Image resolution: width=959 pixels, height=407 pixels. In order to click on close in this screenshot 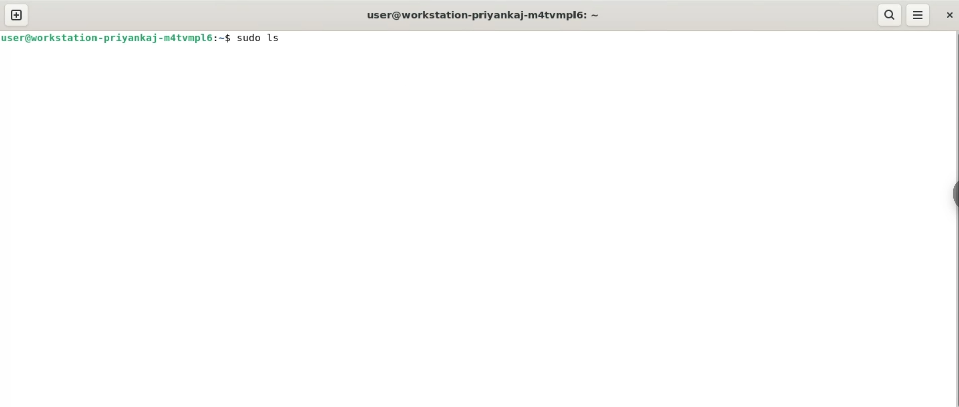, I will do `click(947, 15)`.